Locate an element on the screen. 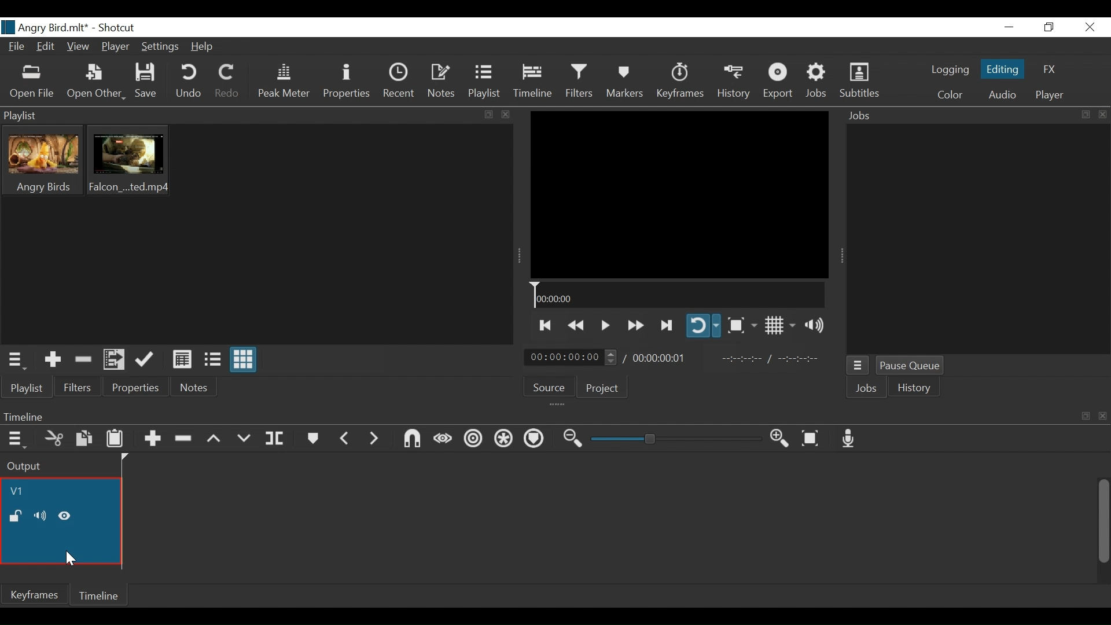 The image size is (1111, 625). Update is located at coordinates (143, 361).